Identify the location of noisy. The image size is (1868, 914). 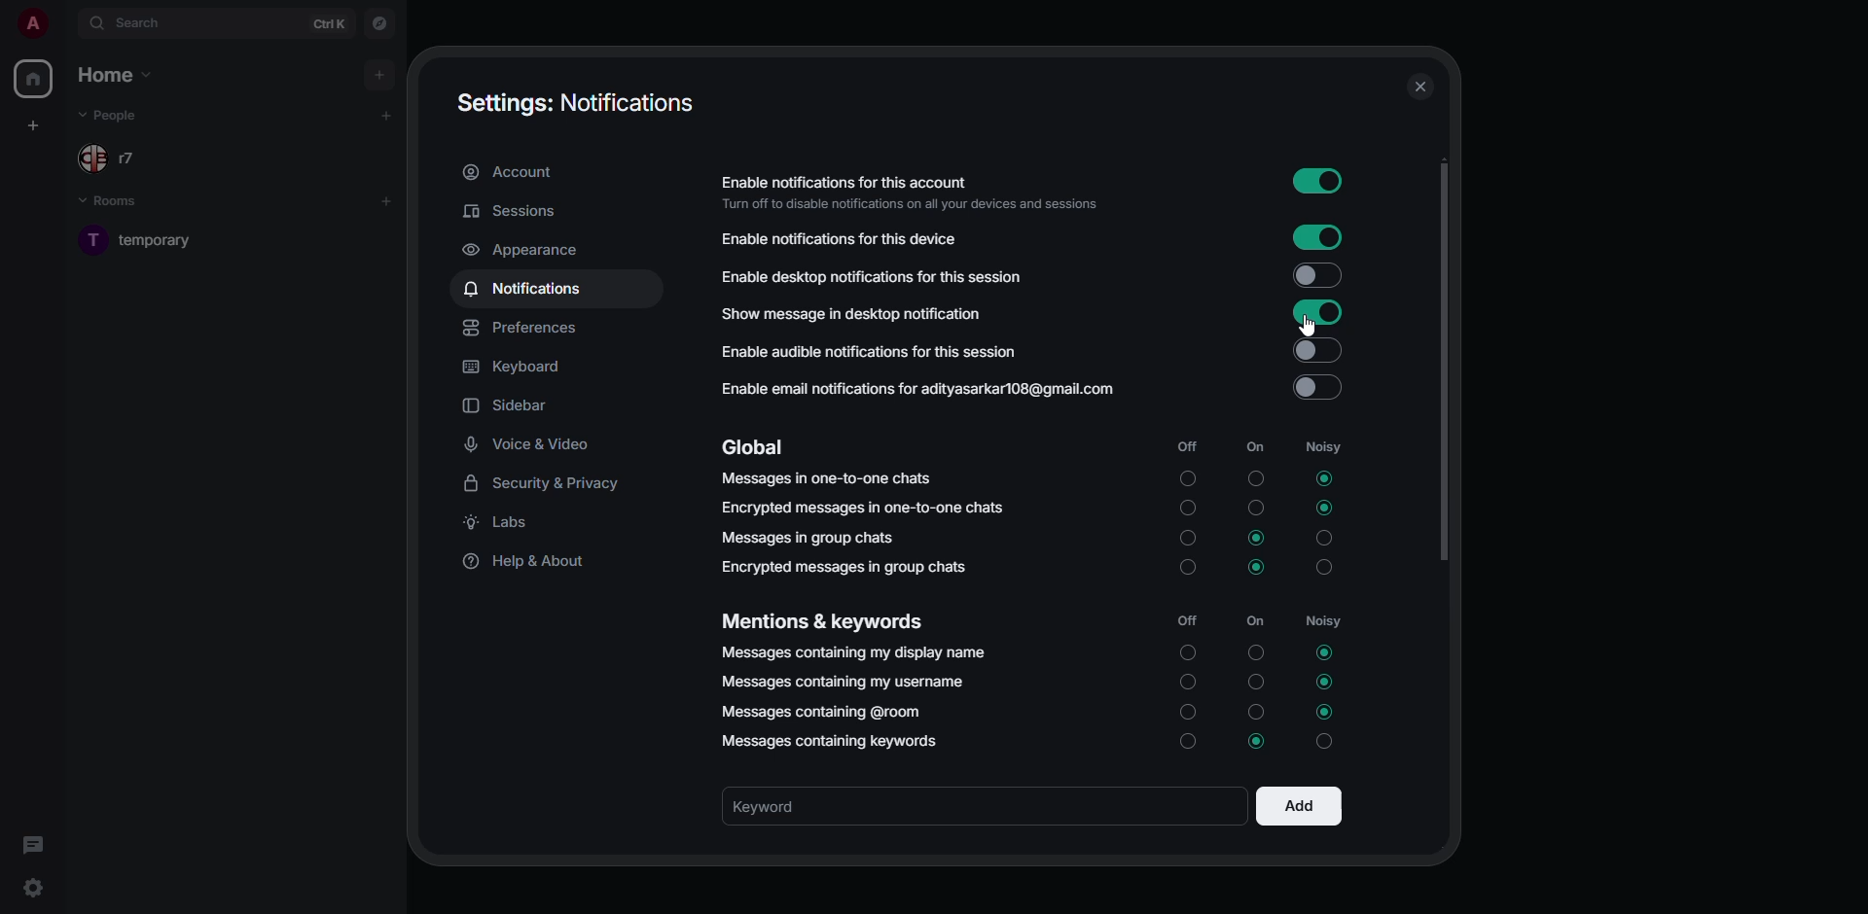
(1327, 571).